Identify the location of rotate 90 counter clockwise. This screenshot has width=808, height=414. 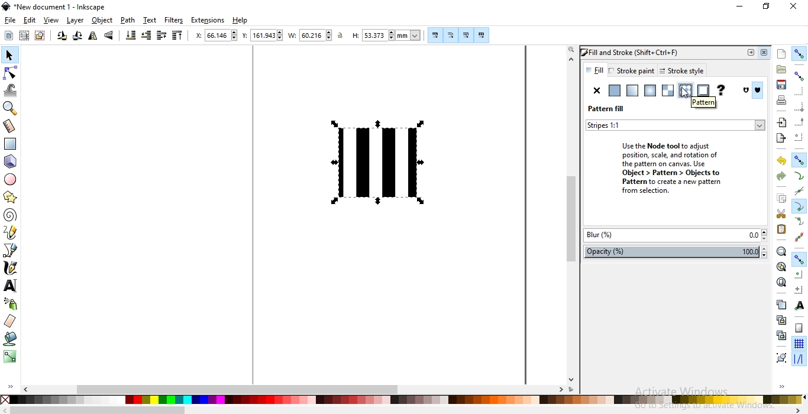
(61, 37).